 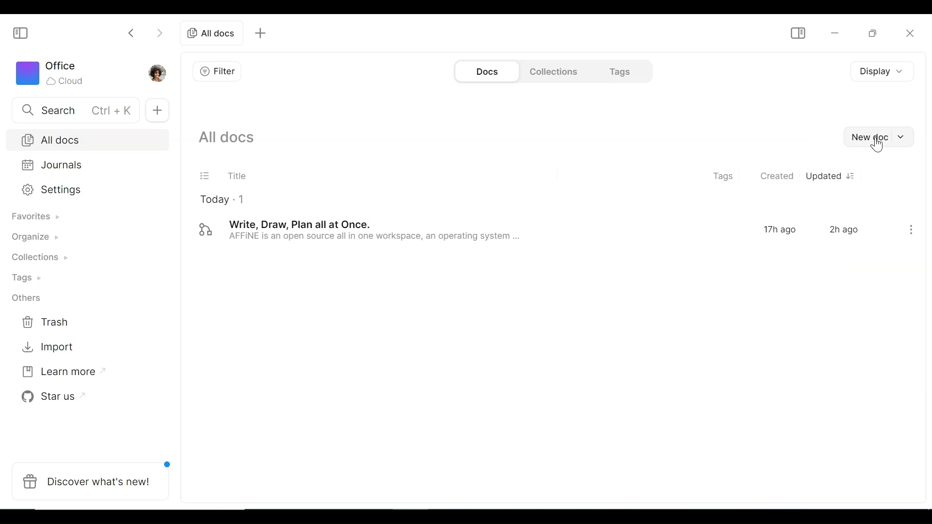 I want to click on Trash, so click(x=46, y=323).